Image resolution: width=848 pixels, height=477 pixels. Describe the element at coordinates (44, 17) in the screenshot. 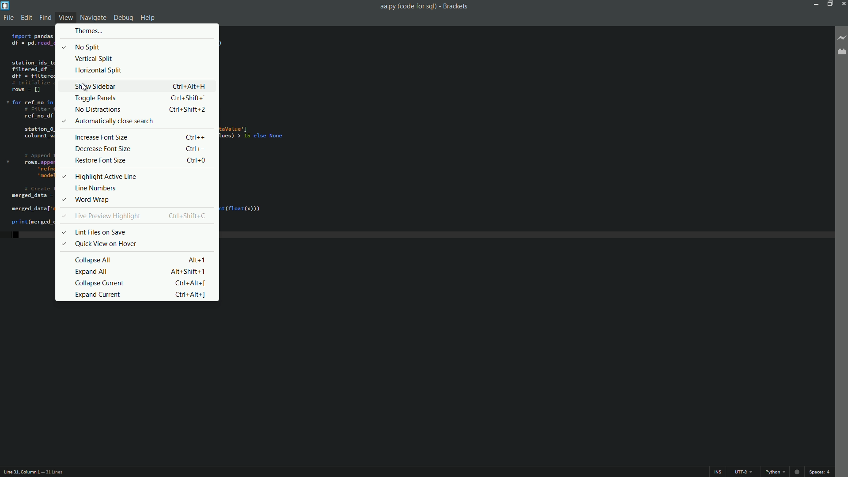

I see `find menu` at that location.